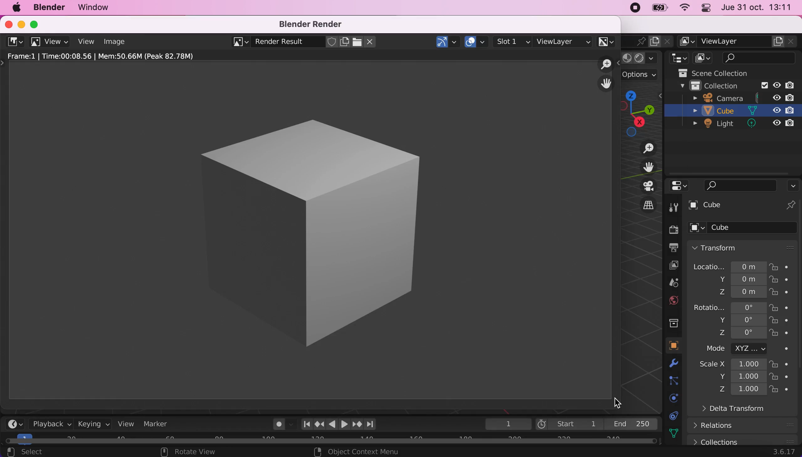  What do you see at coordinates (781, 281) in the screenshot?
I see `lock` at bounding box center [781, 281].